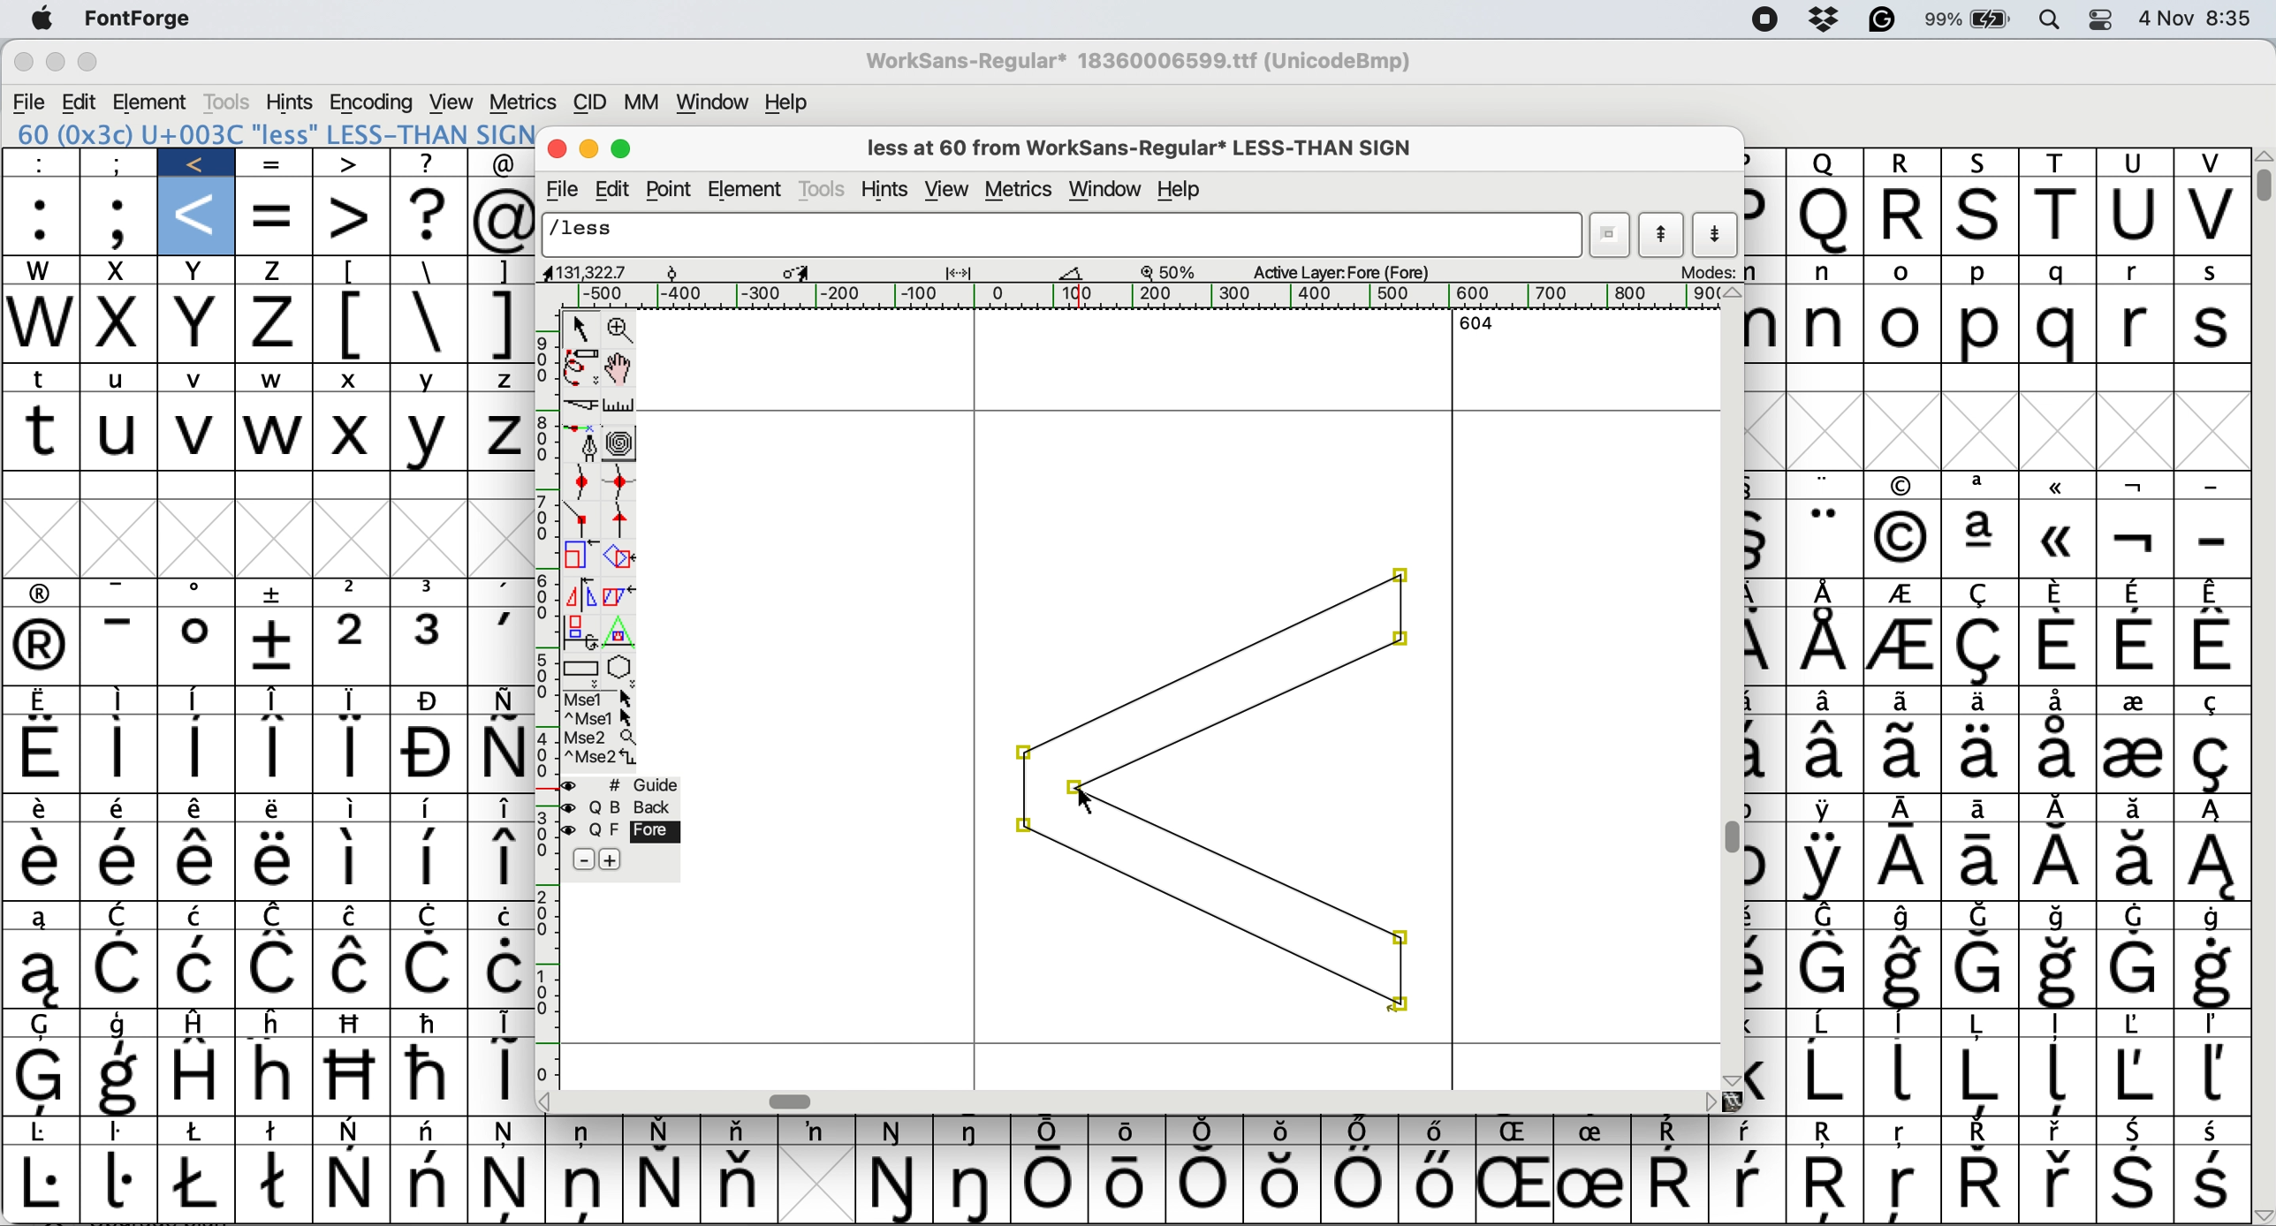  I want to click on Symbol, so click(275, 591).